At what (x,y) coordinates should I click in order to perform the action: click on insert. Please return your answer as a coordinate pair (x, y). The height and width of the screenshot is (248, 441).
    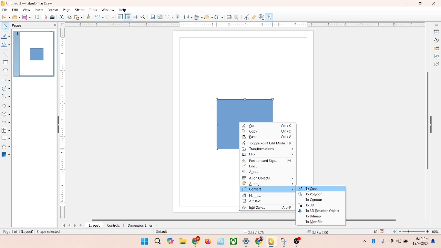
    Looking at the image, I should click on (38, 10).